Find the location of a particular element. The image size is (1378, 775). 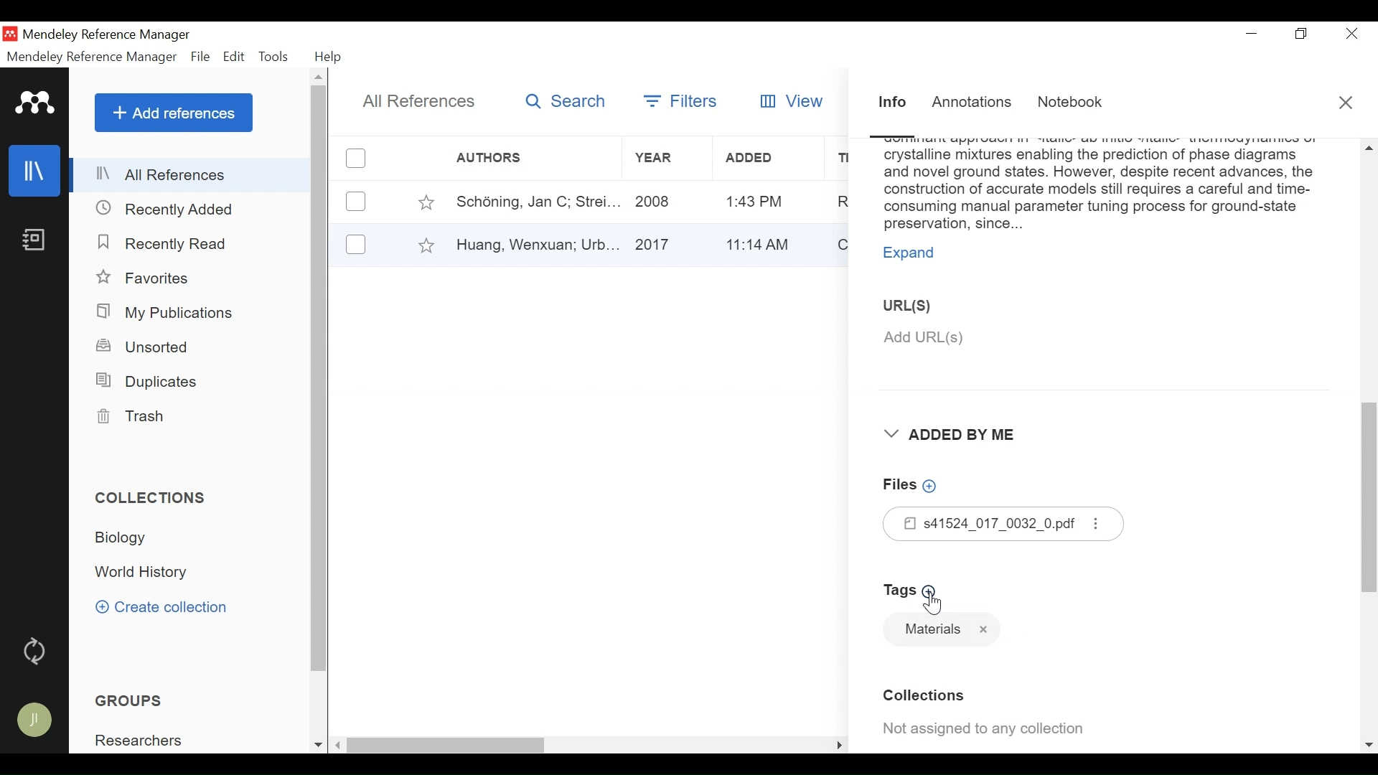

Added is located at coordinates (764, 159).